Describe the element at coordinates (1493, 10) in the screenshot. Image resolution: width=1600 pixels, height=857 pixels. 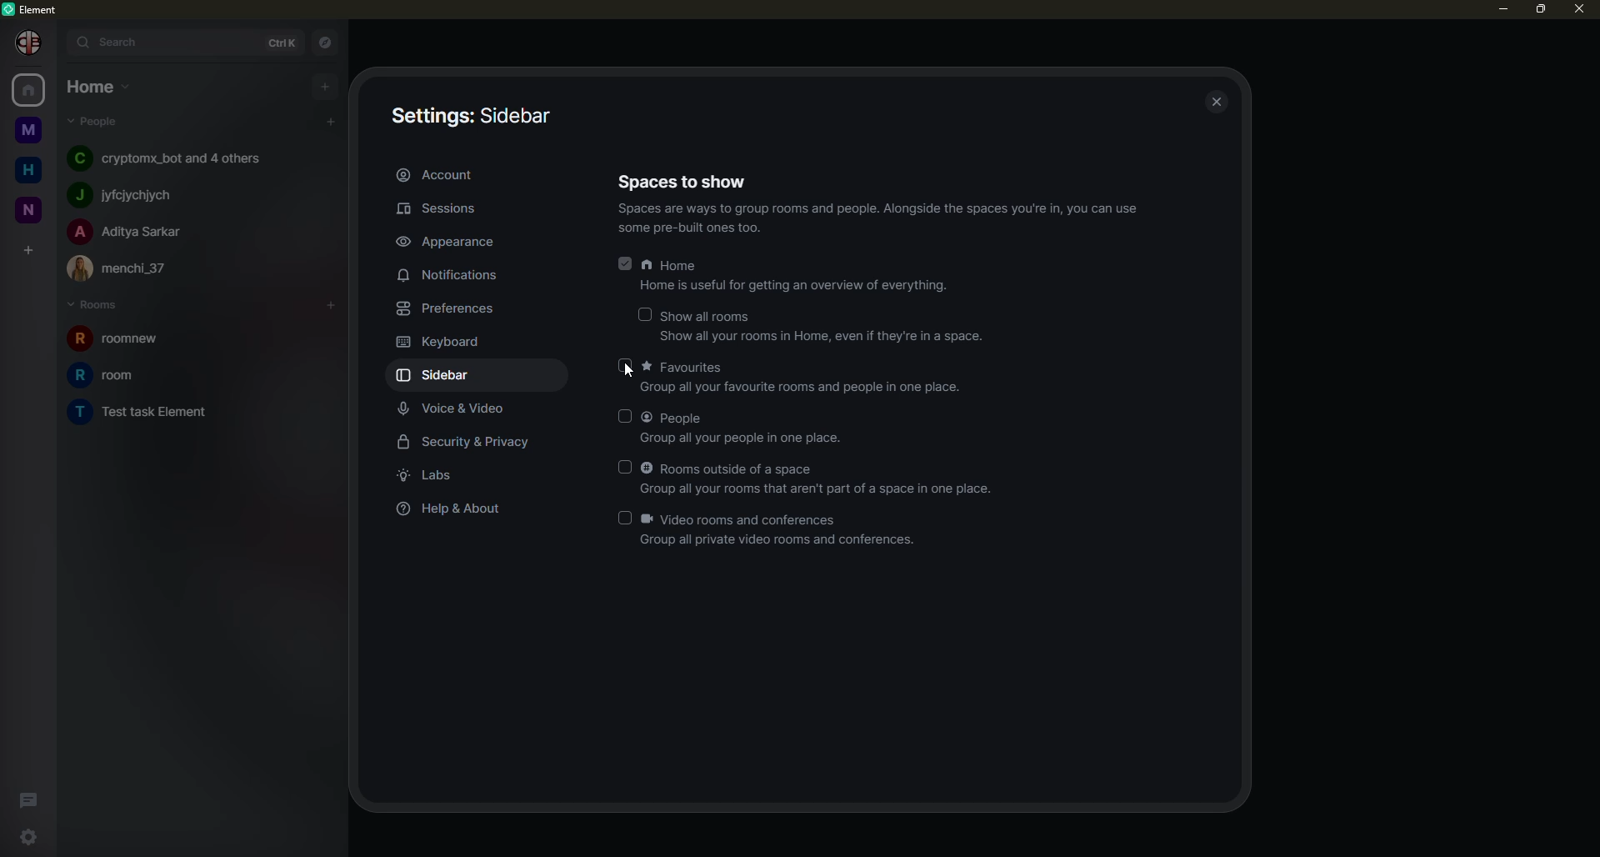
I see `minimize` at that location.